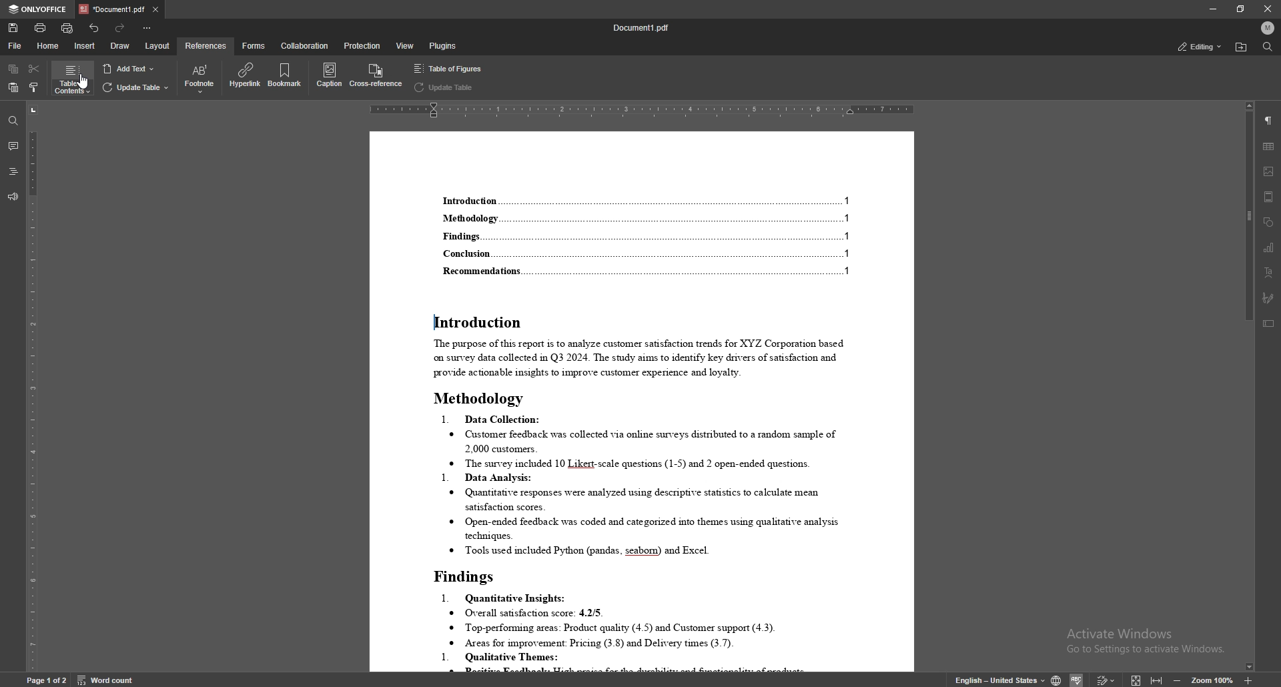 Image resolution: width=1281 pixels, height=687 pixels. What do you see at coordinates (306, 45) in the screenshot?
I see `collaboration` at bounding box center [306, 45].